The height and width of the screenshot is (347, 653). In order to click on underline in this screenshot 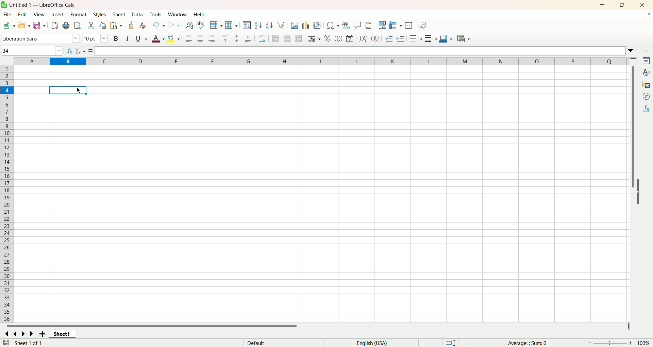, I will do `click(140, 40)`.